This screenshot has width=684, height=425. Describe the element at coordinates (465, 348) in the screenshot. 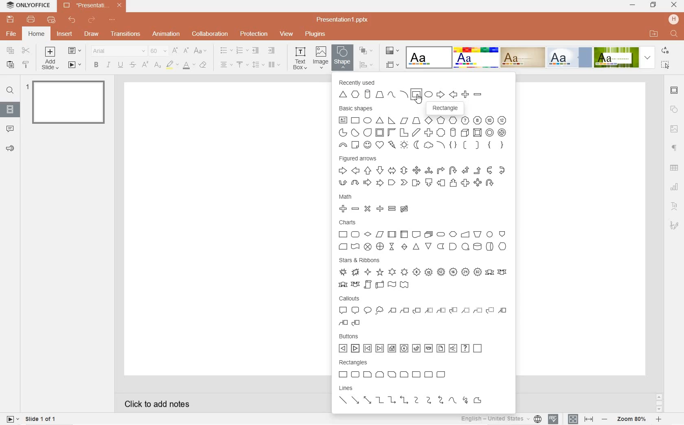

I see `Help button` at that location.